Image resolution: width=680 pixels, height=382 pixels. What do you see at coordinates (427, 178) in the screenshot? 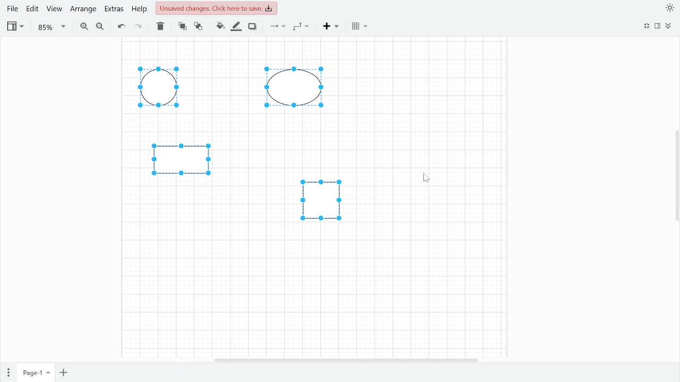
I see `Pointer` at bounding box center [427, 178].